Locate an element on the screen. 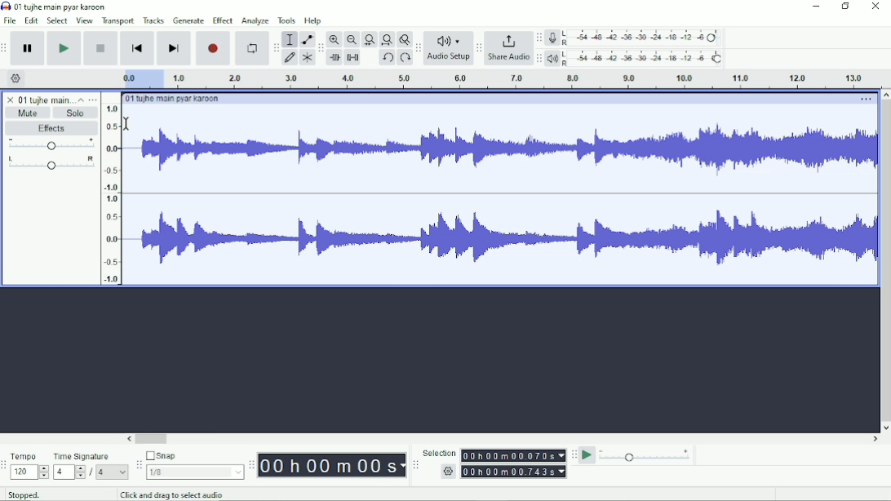 The width and height of the screenshot is (891, 501). Zoom Out is located at coordinates (352, 40).